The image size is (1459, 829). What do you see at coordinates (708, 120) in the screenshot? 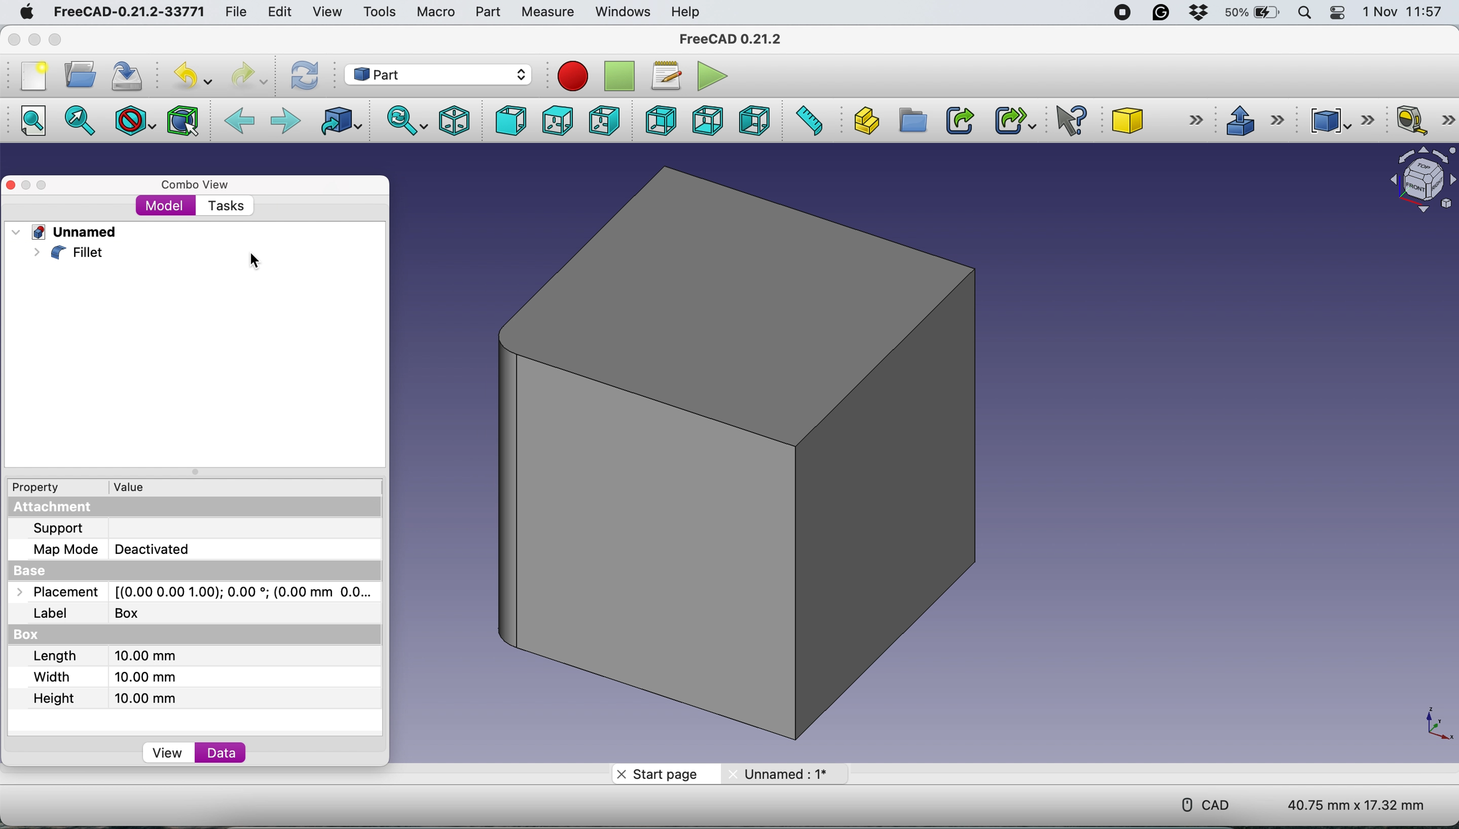
I see `bottom` at bounding box center [708, 120].